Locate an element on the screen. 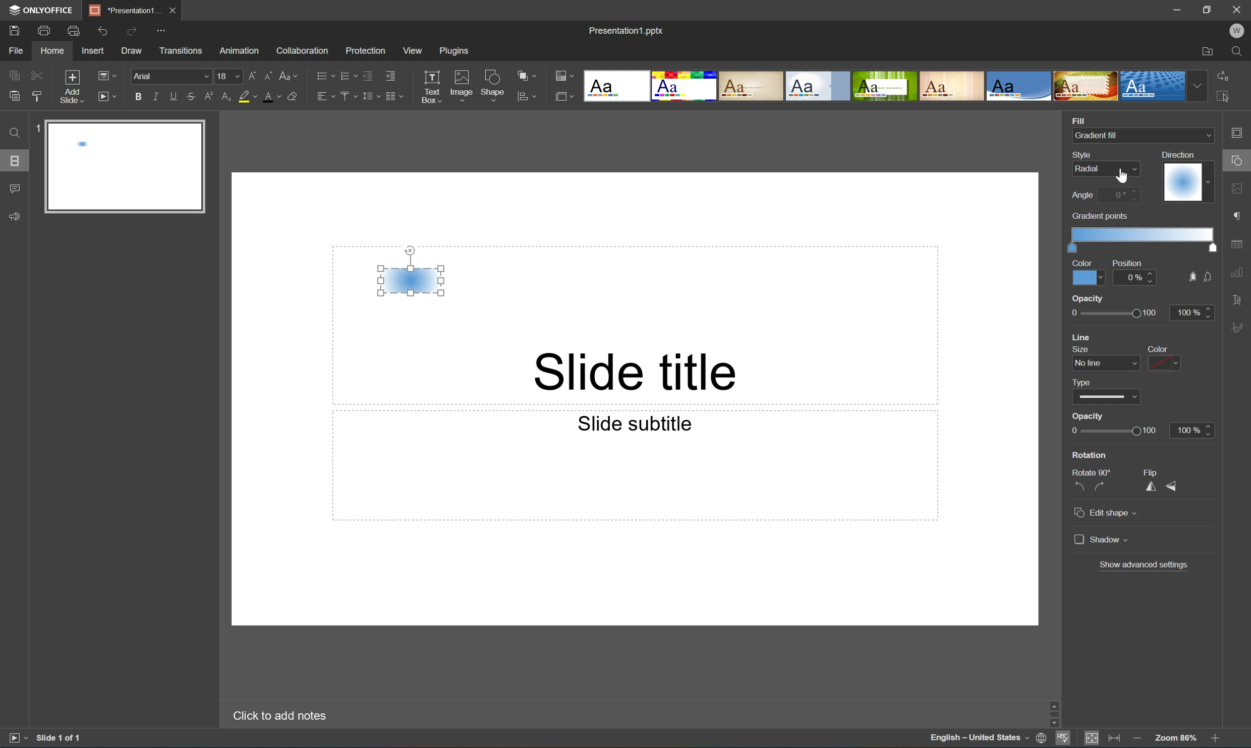 The width and height of the screenshot is (1251, 748). Insert columns is located at coordinates (394, 96).